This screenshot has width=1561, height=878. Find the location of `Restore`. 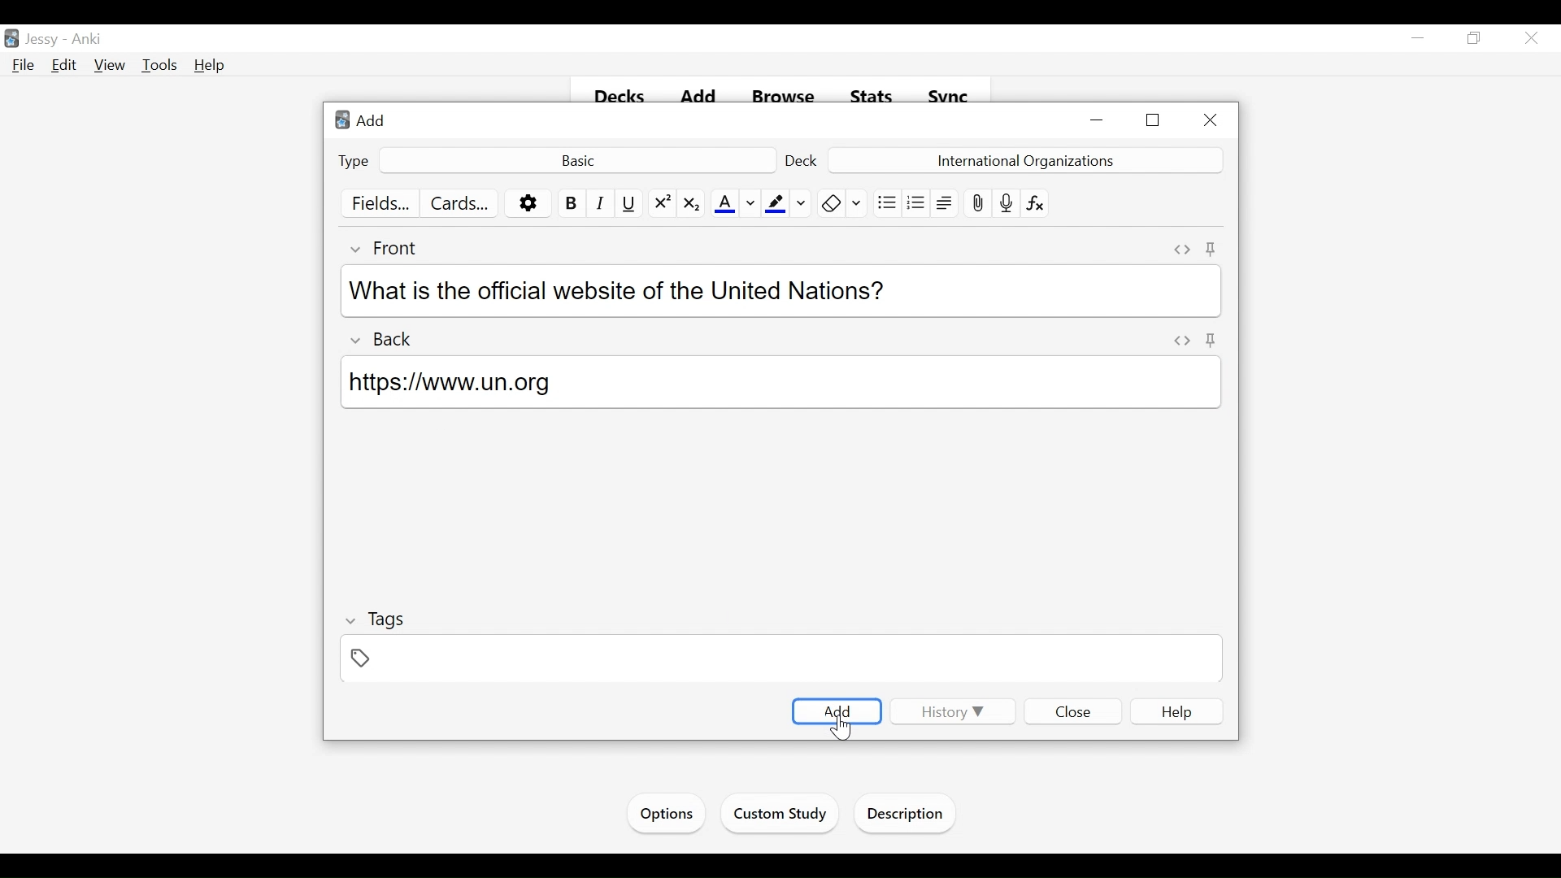

Restore is located at coordinates (1476, 37).